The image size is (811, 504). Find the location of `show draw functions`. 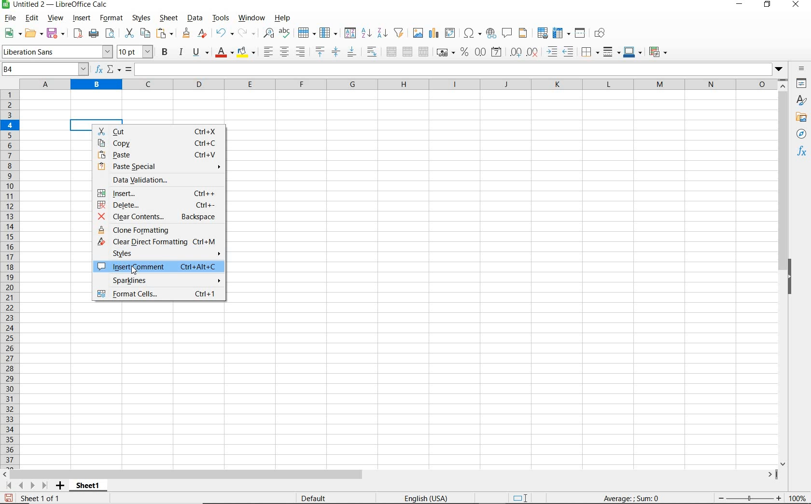

show draw functions is located at coordinates (601, 34).